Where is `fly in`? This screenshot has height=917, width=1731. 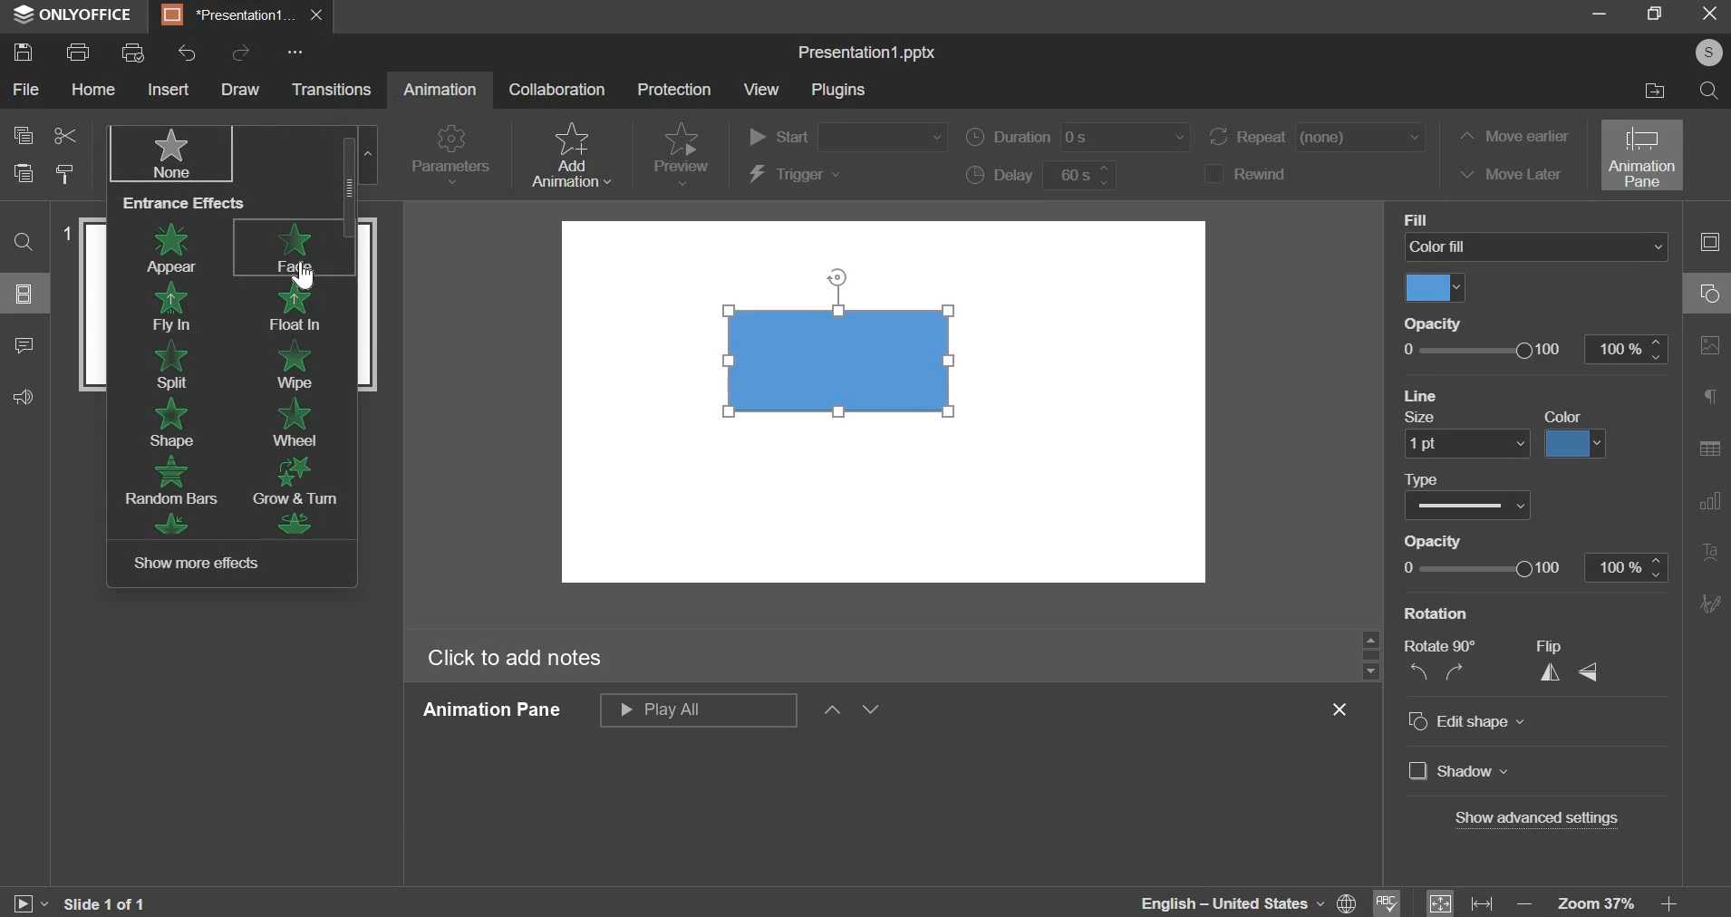 fly in is located at coordinates (174, 309).